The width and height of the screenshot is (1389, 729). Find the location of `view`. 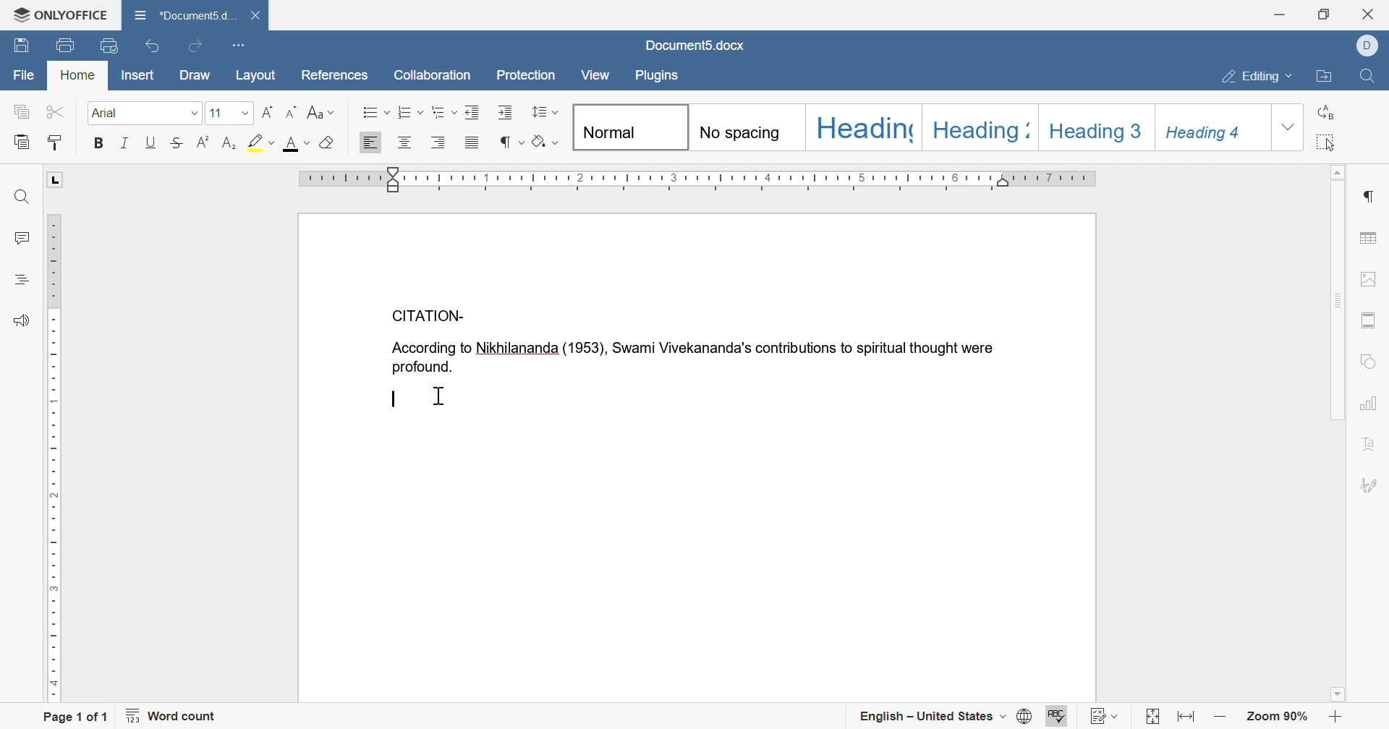

view is located at coordinates (593, 74).